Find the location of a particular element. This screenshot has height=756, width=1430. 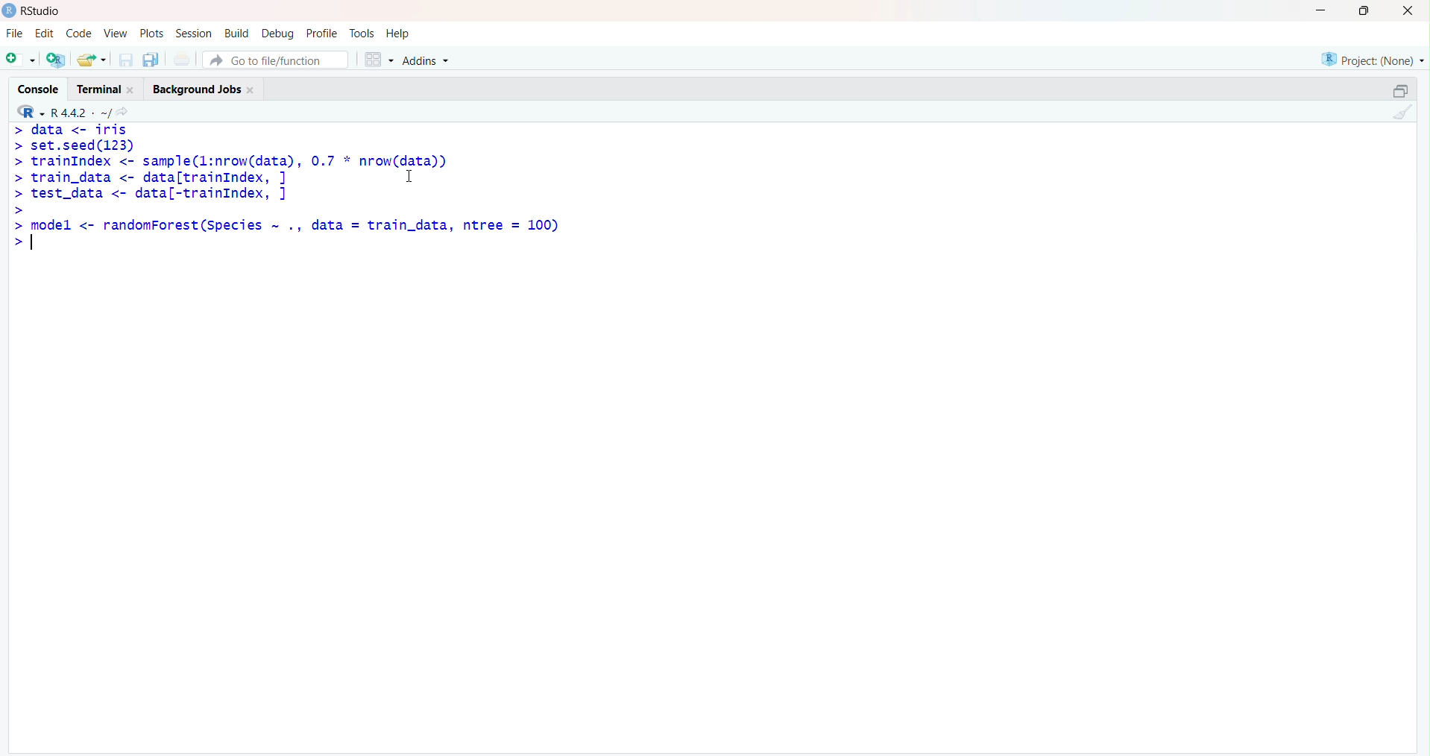

Create a project is located at coordinates (57, 57).